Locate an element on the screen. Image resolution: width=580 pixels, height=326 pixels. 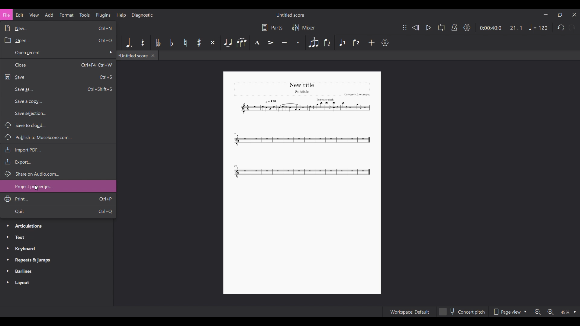
Workspace: Default is located at coordinates (409, 312).